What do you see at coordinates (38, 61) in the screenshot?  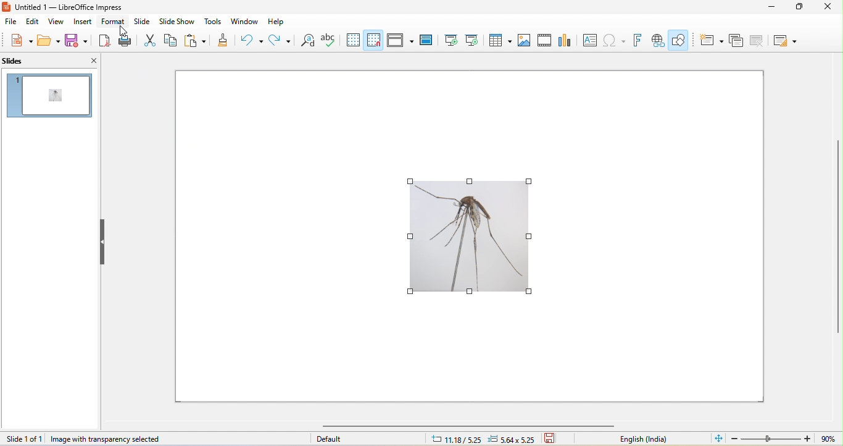 I see `slides` at bounding box center [38, 61].